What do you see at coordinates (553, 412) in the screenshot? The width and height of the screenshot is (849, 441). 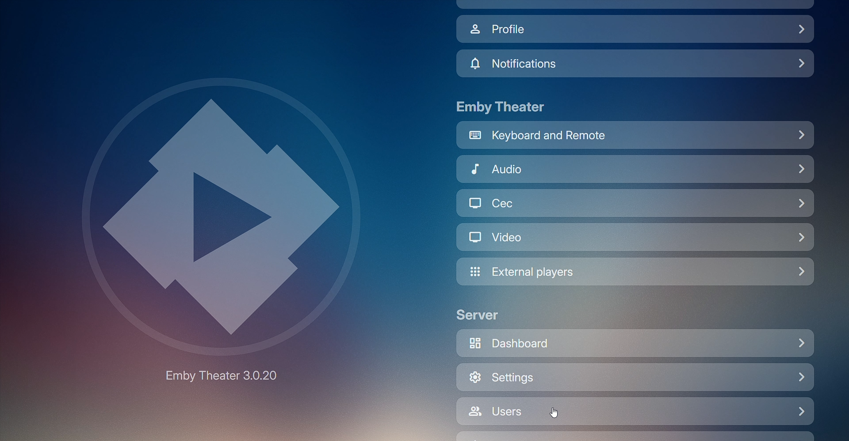 I see `Cursor` at bounding box center [553, 412].